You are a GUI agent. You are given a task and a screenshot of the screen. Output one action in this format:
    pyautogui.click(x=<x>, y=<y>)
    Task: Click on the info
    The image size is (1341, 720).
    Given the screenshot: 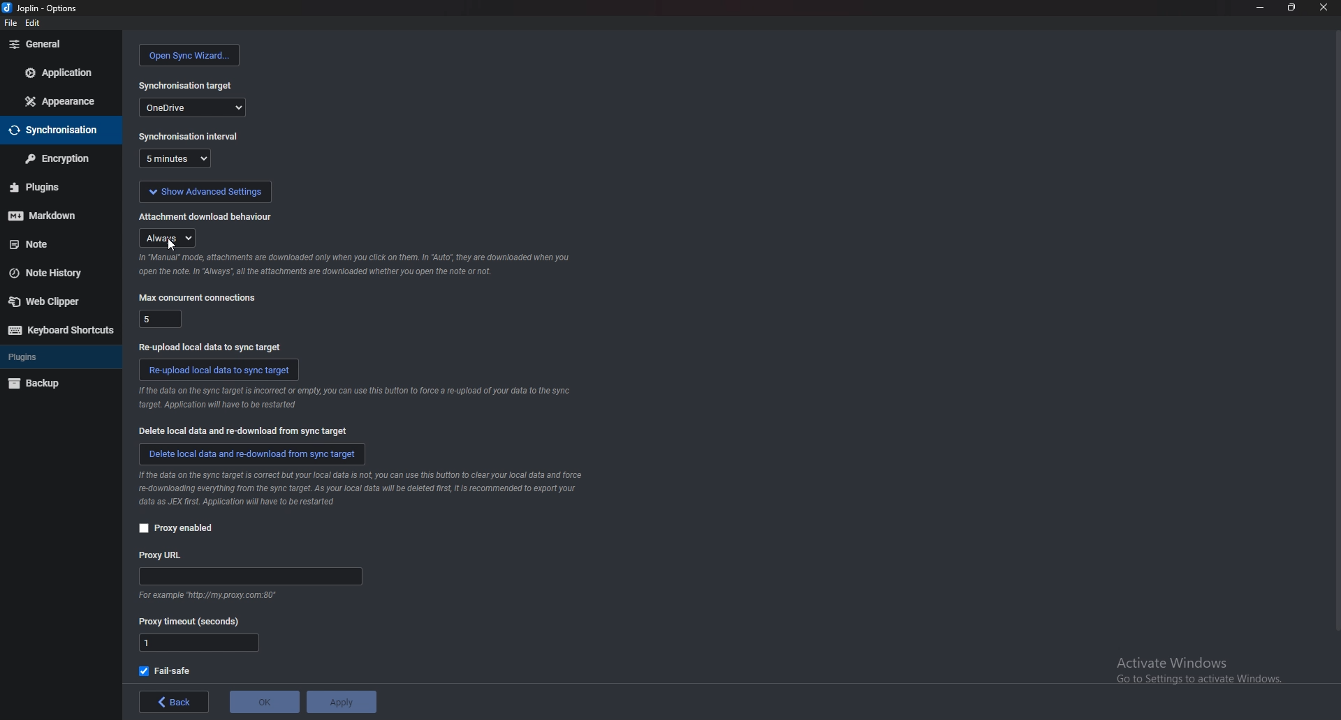 What is the action you would take?
    pyautogui.click(x=356, y=398)
    